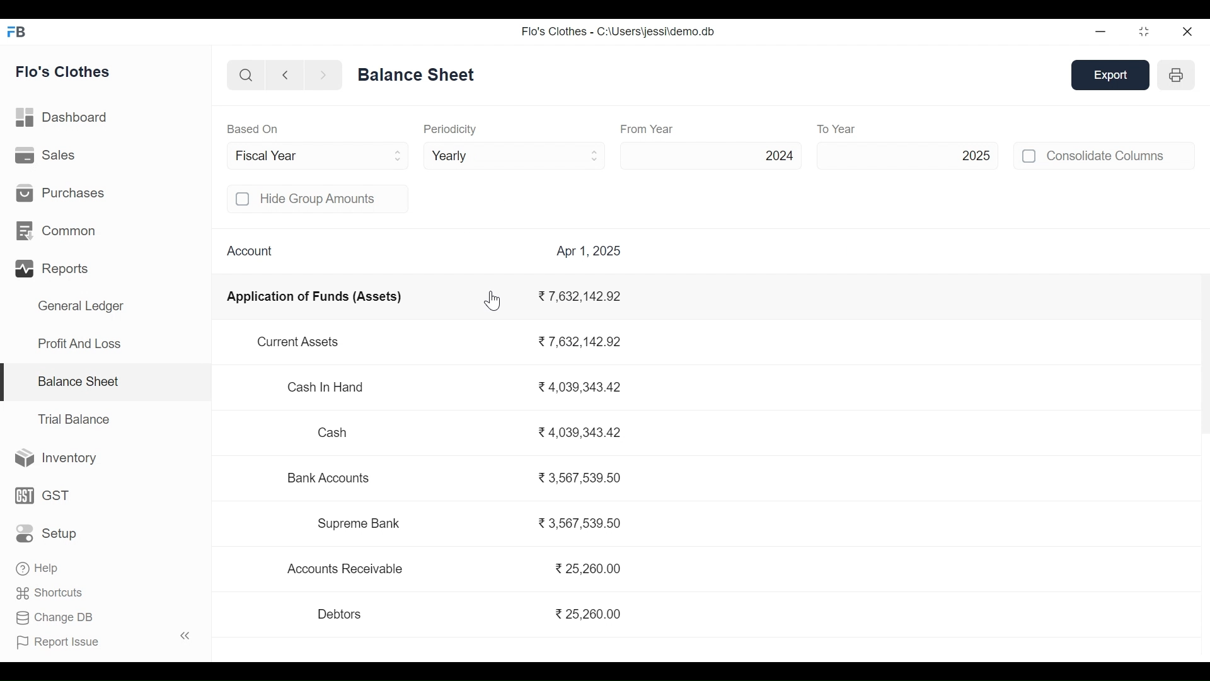 The width and height of the screenshot is (1210, 681). Describe the element at coordinates (468, 525) in the screenshot. I see `Supreme Bank % 3,567,539.50` at that location.